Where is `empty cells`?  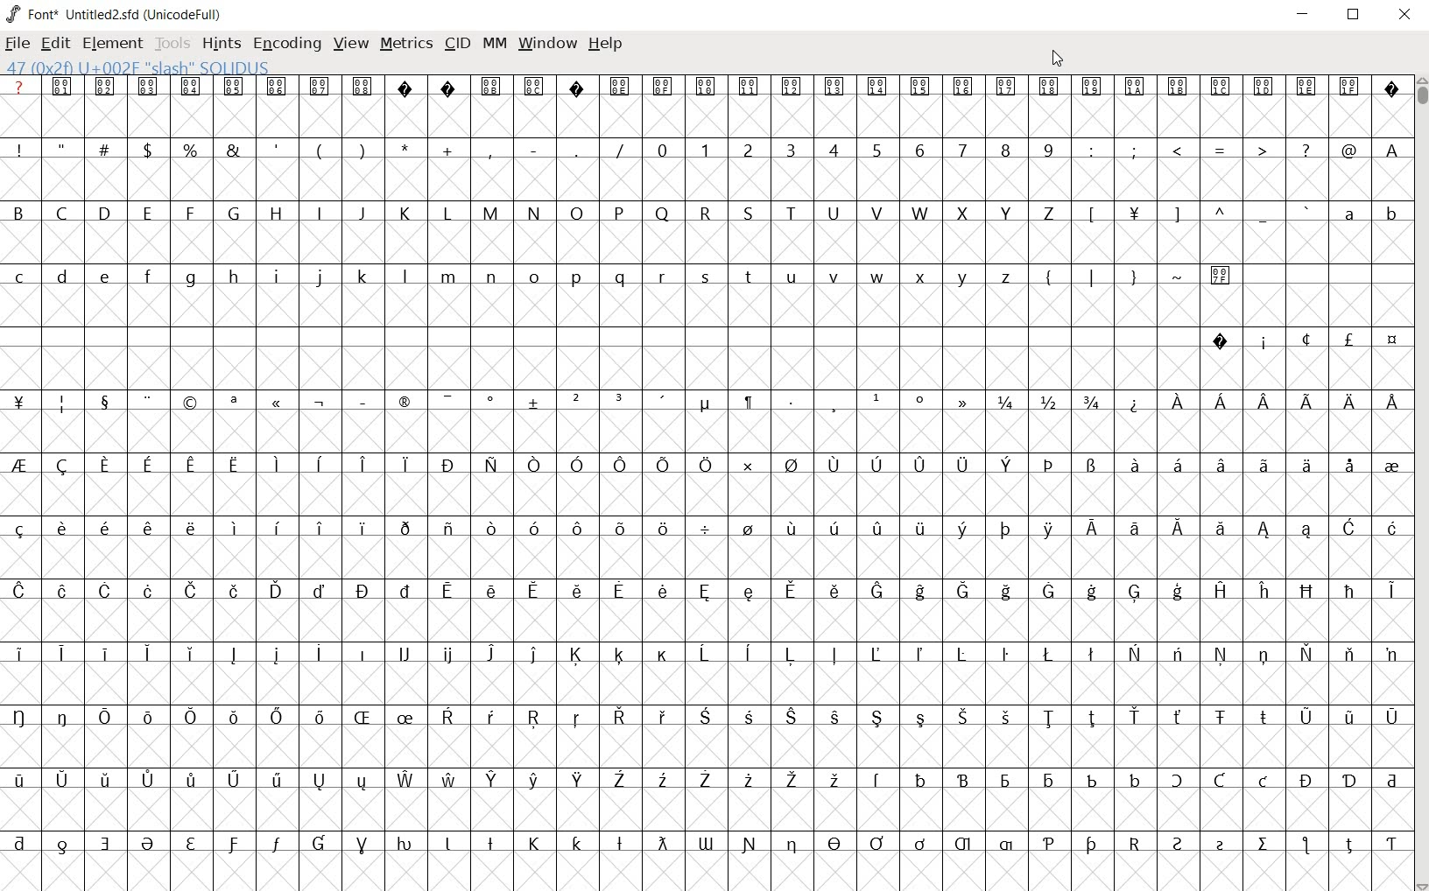
empty cells is located at coordinates (708, 243).